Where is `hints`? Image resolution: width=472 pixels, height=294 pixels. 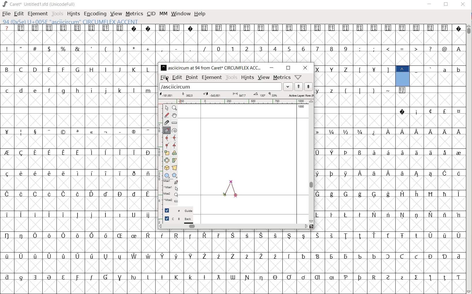 hints is located at coordinates (248, 78).